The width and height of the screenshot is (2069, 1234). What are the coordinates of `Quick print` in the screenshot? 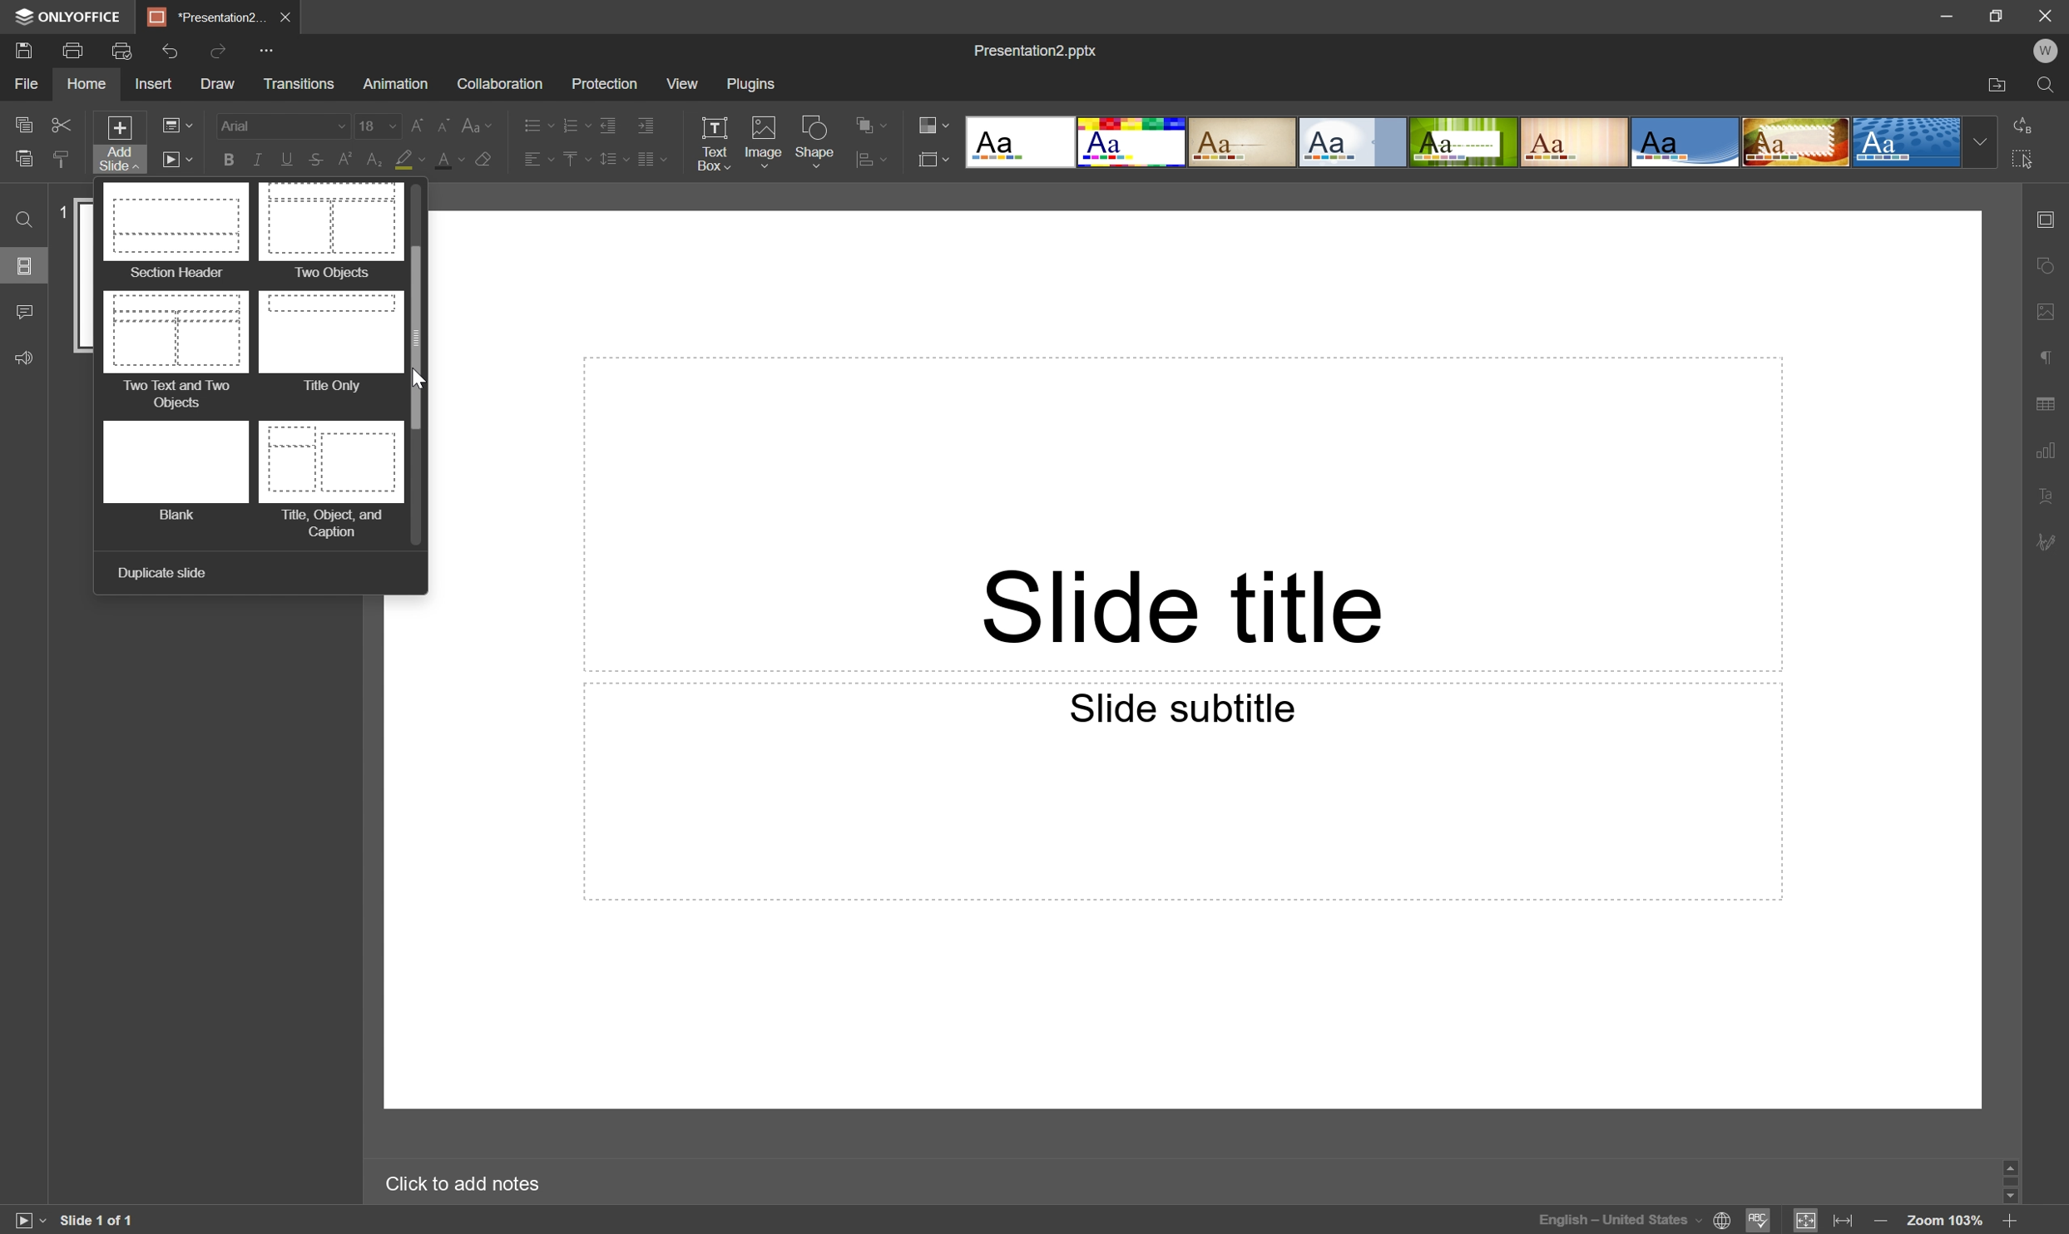 It's located at (123, 49).